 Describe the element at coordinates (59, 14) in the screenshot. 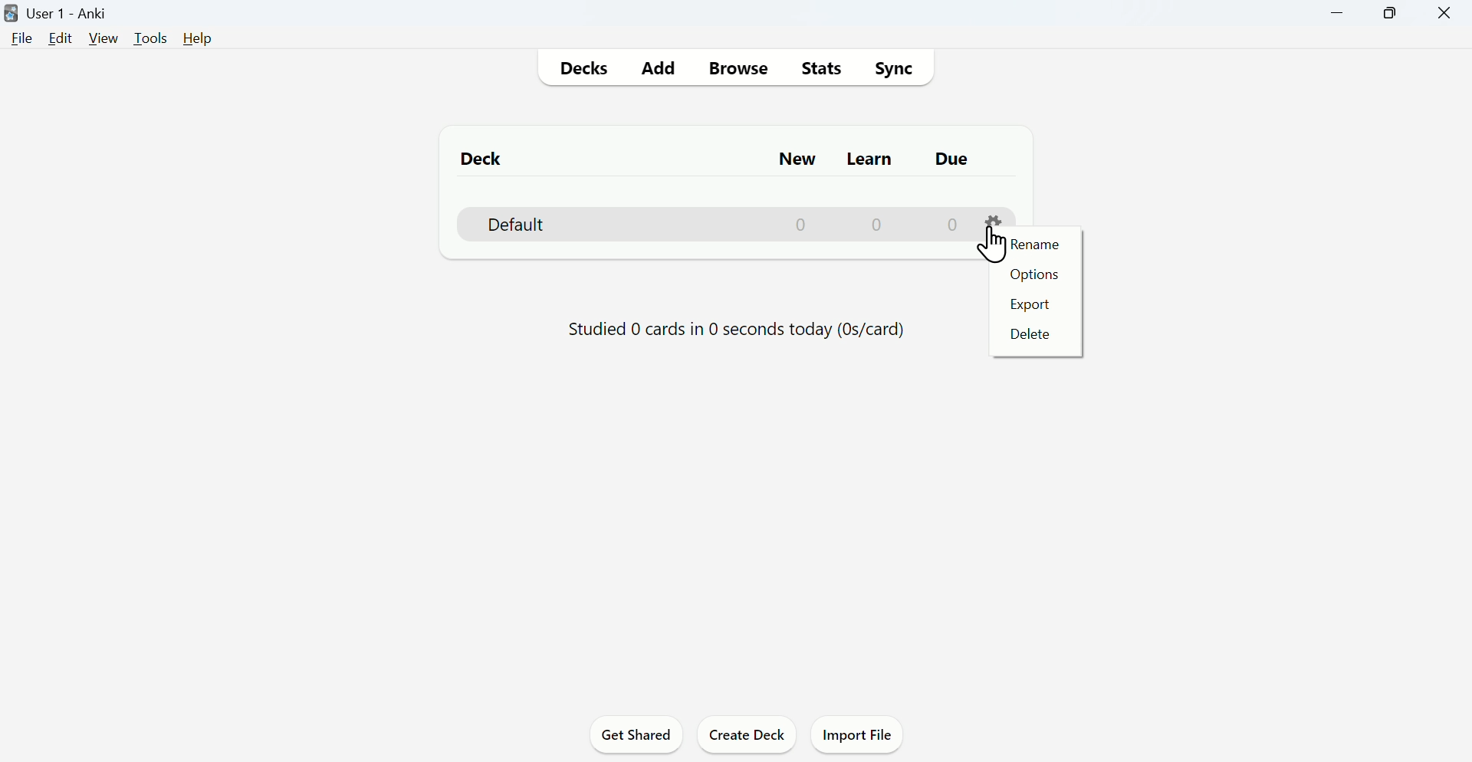

I see `User 1 - Anki` at that location.